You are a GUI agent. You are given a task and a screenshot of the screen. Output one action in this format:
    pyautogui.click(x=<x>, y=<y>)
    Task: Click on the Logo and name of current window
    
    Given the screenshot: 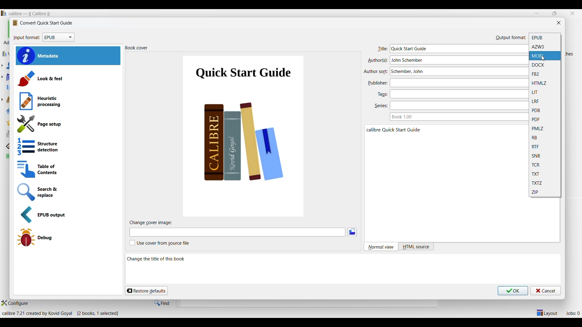 What is the action you would take?
    pyautogui.click(x=42, y=23)
    